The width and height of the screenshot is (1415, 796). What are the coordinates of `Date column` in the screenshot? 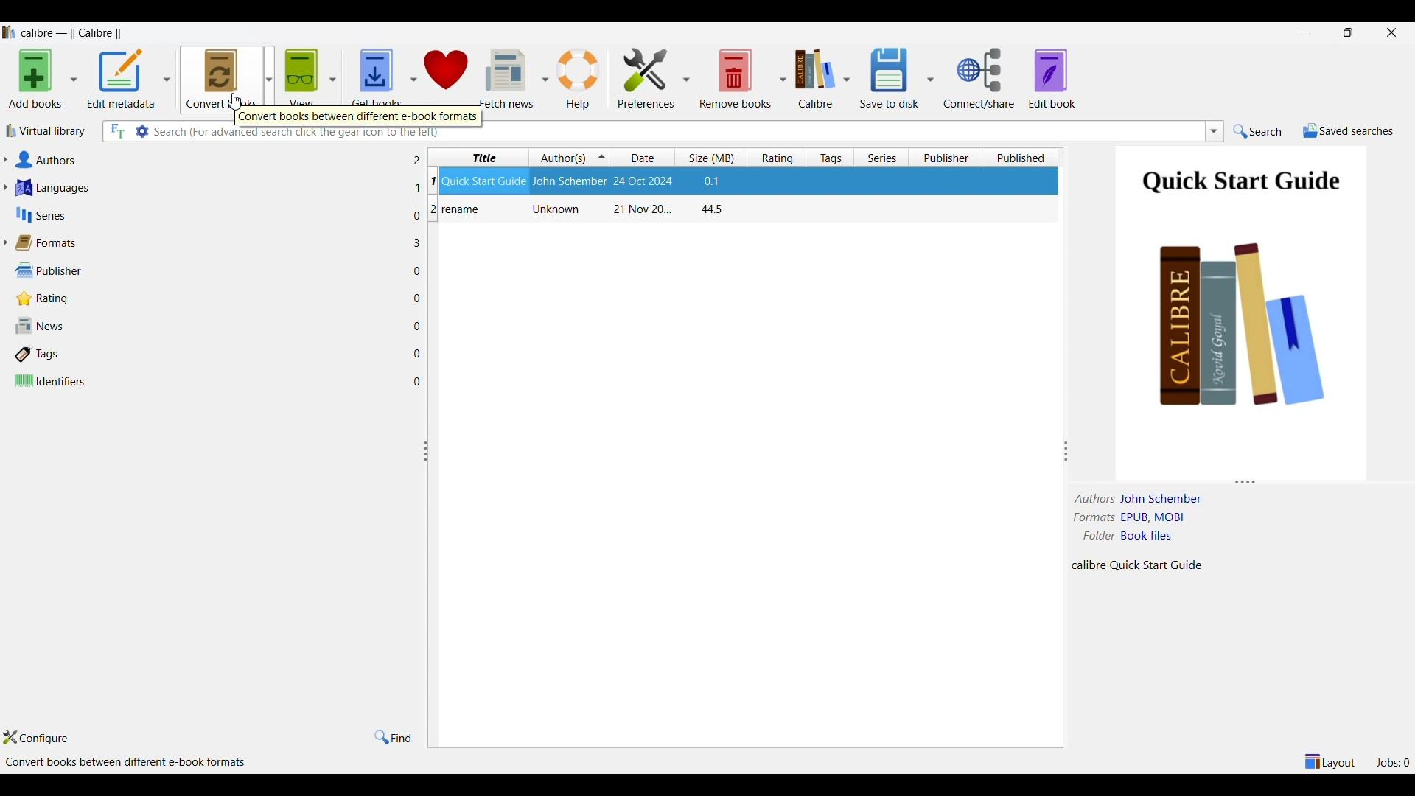 It's located at (644, 158).